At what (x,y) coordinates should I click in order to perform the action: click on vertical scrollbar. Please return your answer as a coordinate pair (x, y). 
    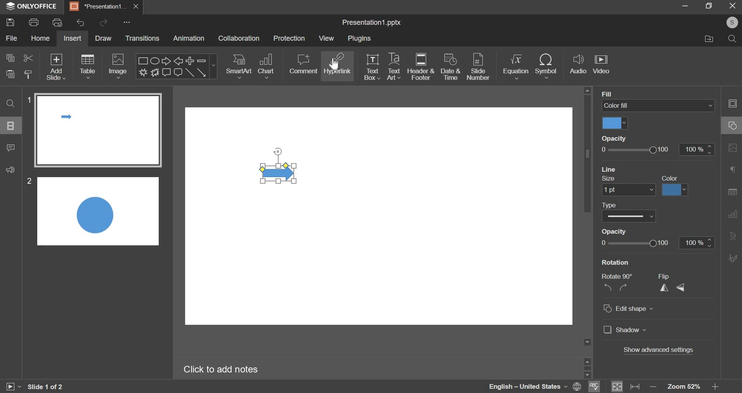
    Looking at the image, I should click on (588, 155).